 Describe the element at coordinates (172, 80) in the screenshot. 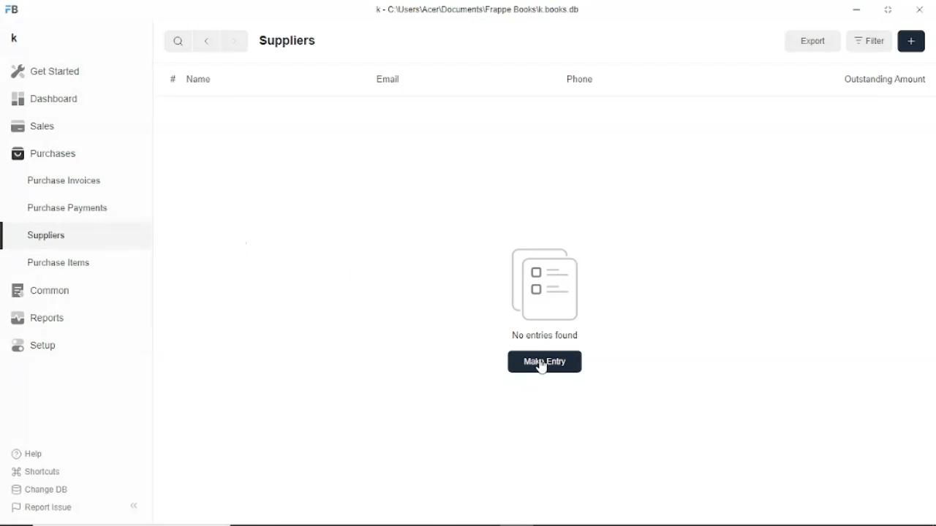

I see `#` at that location.